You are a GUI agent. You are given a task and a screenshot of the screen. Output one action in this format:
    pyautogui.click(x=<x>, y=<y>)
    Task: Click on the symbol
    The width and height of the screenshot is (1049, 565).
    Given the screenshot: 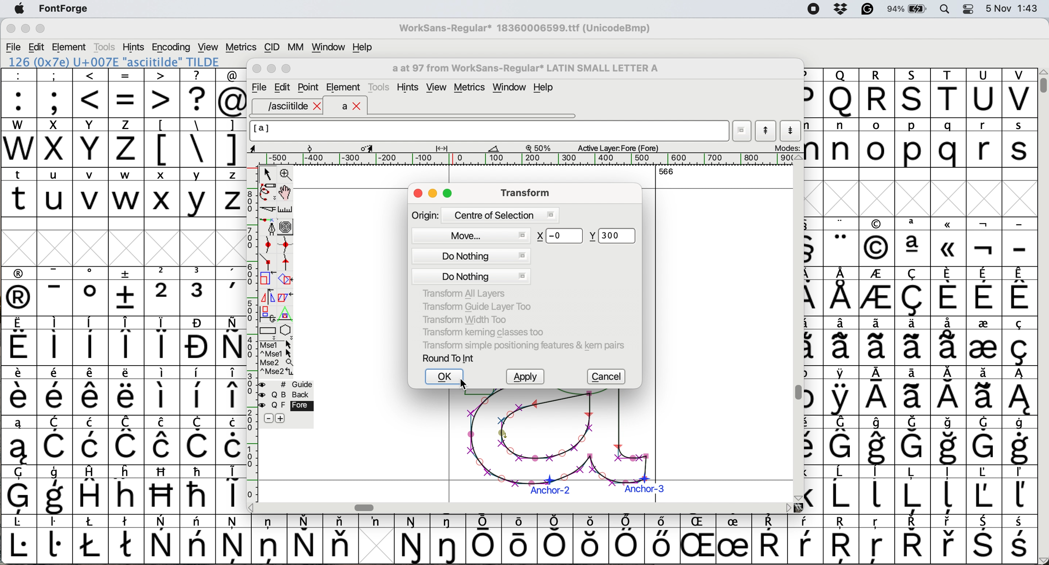 What is the action you would take?
    pyautogui.click(x=877, y=392)
    